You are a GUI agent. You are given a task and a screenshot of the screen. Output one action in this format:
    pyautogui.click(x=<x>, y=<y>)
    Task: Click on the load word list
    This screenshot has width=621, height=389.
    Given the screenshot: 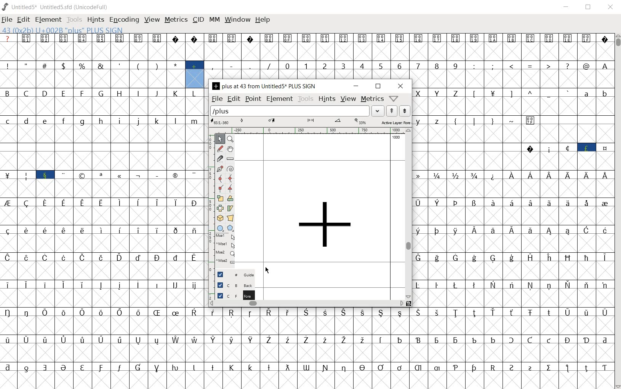 What is the action you would take?
    pyautogui.click(x=297, y=112)
    